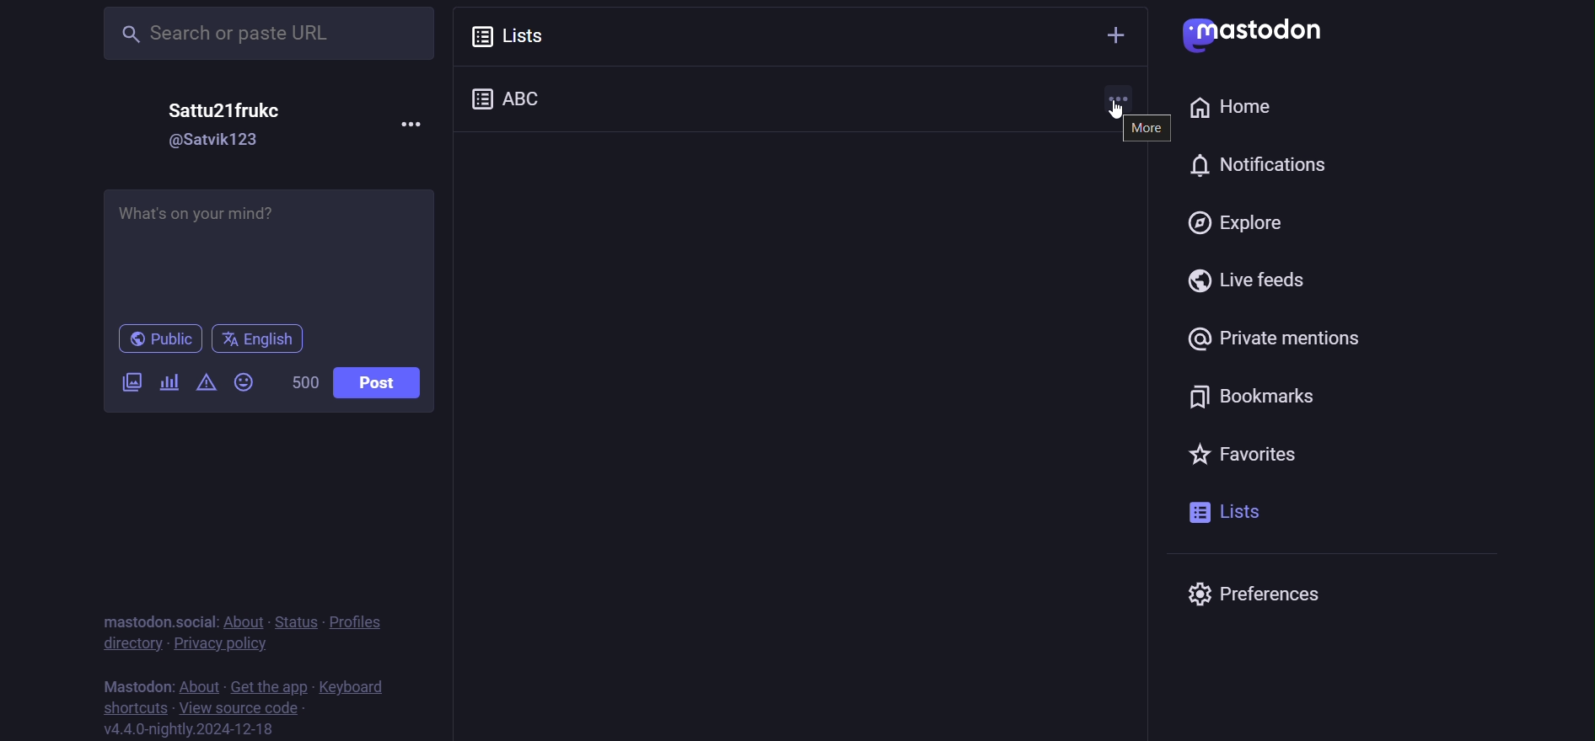 The image size is (1595, 741). Describe the element at coordinates (1149, 131) in the screenshot. I see `more` at that location.